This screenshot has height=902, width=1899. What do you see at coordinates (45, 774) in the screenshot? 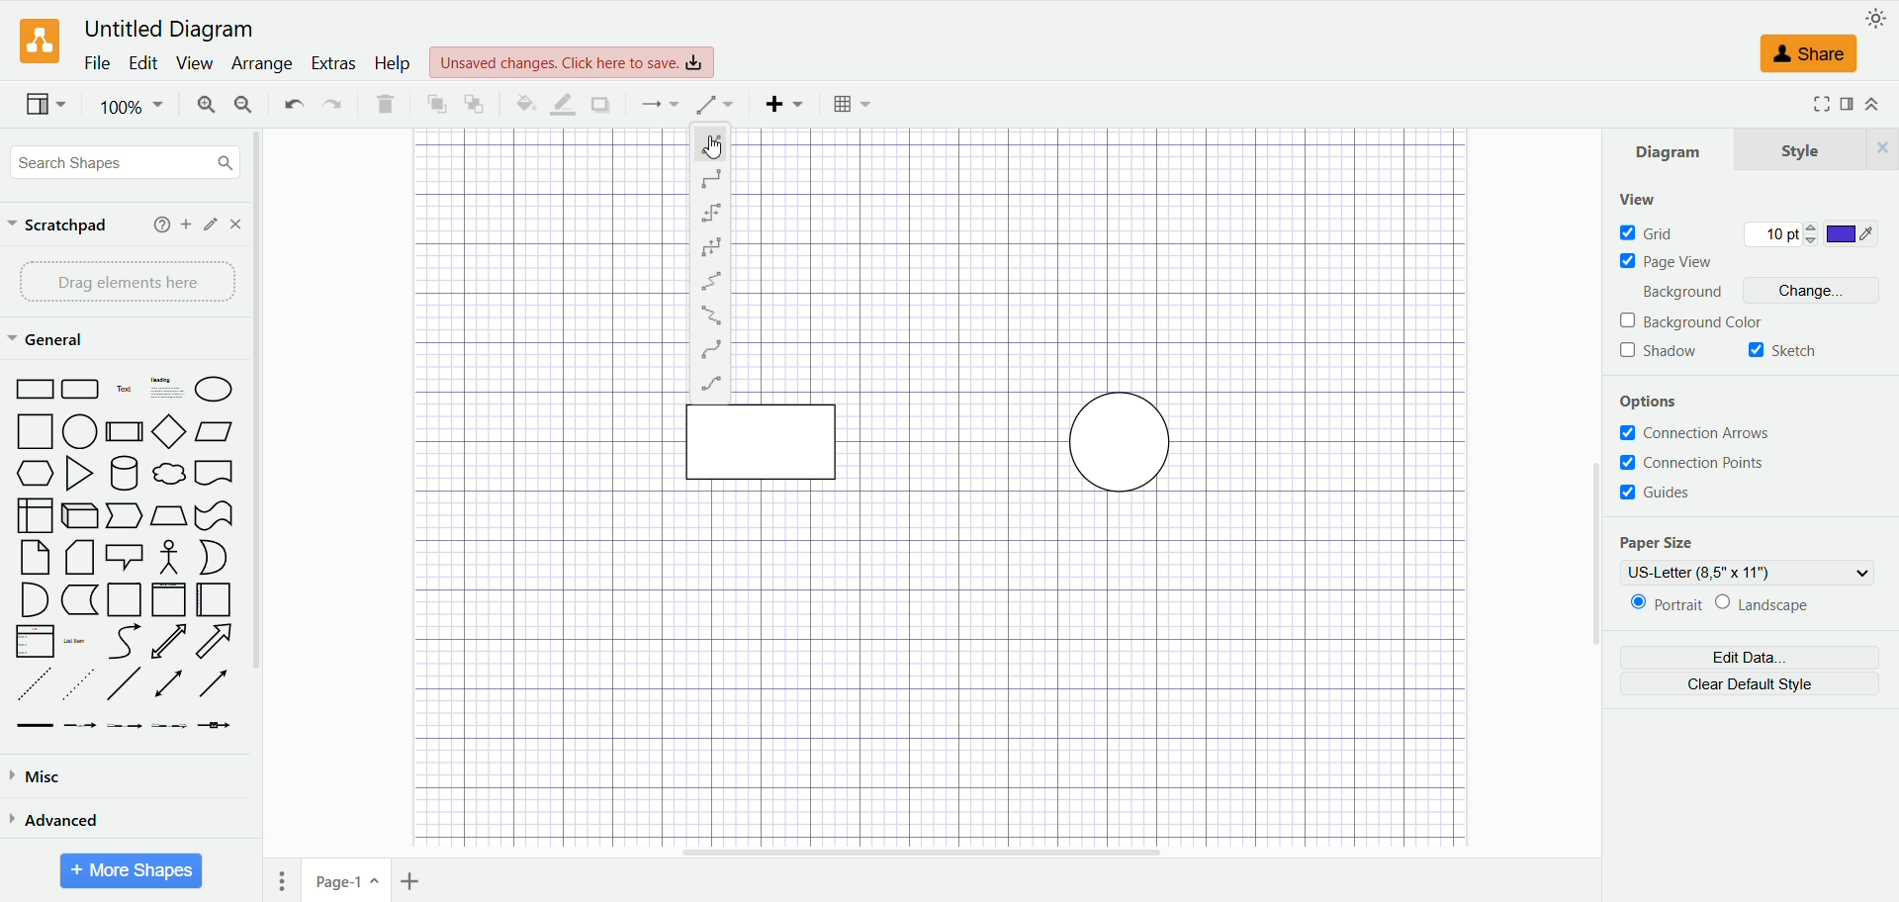
I see `misc` at bounding box center [45, 774].